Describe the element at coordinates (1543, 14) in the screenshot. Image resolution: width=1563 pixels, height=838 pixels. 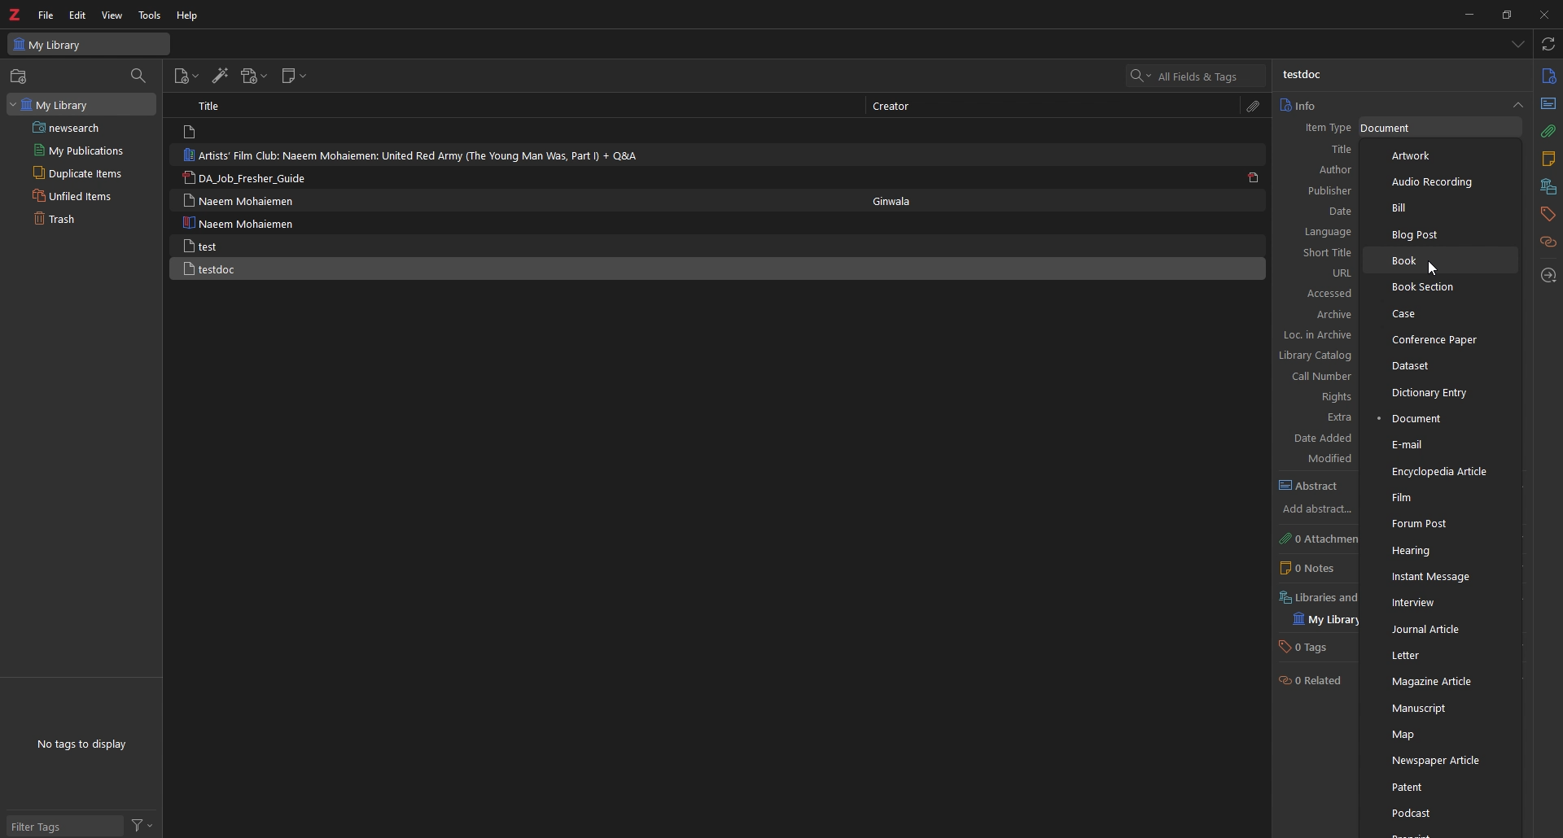
I see `close` at that location.